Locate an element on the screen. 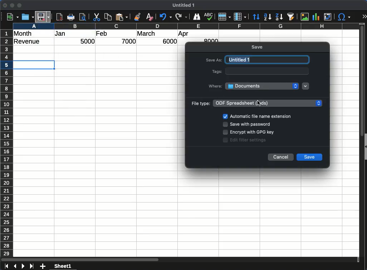 The height and width of the screenshot is (270, 367). first sheet is located at coordinates (6, 266).